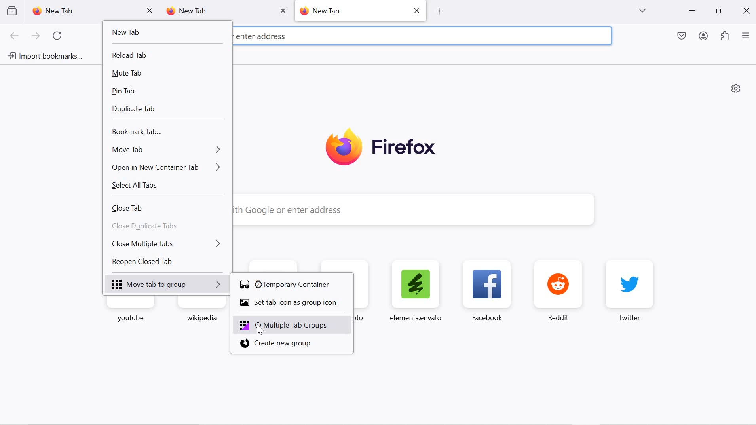 Image resolution: width=756 pixels, height=425 pixels. Describe the element at coordinates (408, 210) in the screenshot. I see `y Search with Google or enter address` at that location.